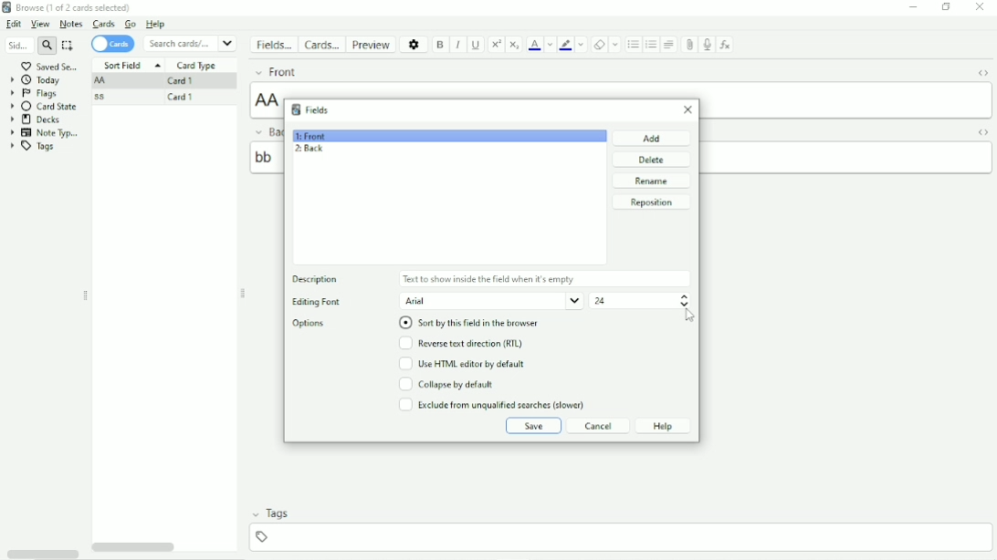 The image size is (997, 560). Describe the element at coordinates (598, 44) in the screenshot. I see `Remove formatting` at that location.